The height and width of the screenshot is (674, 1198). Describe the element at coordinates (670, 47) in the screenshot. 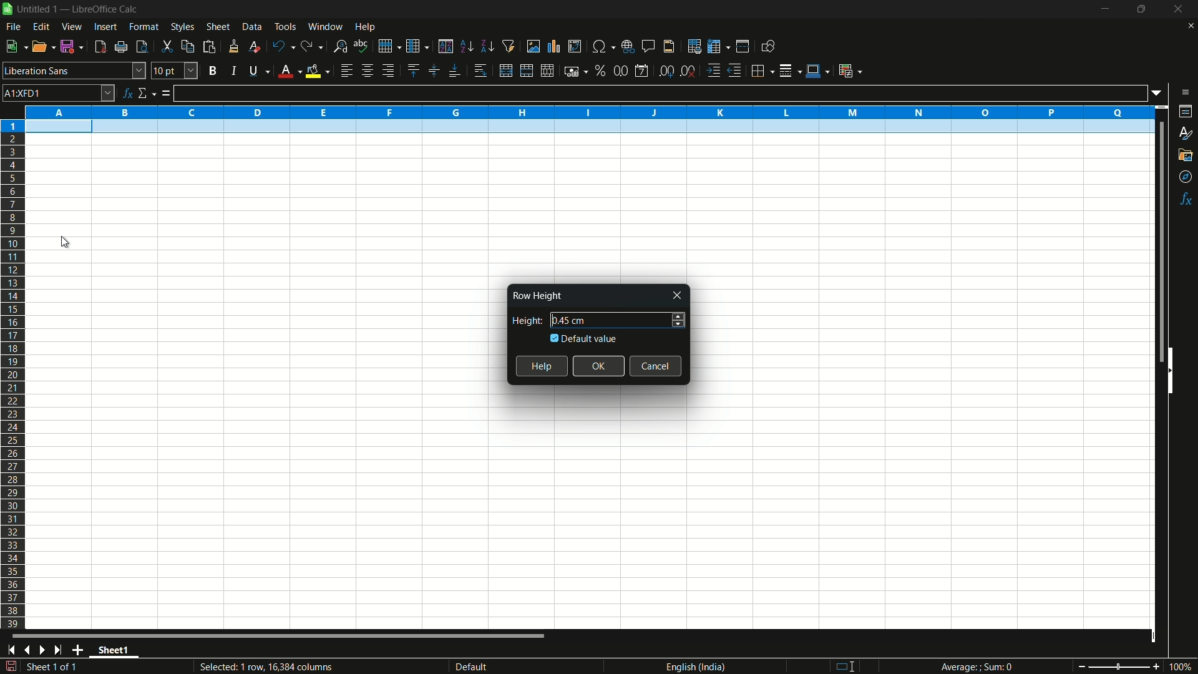

I see `header and footer` at that location.